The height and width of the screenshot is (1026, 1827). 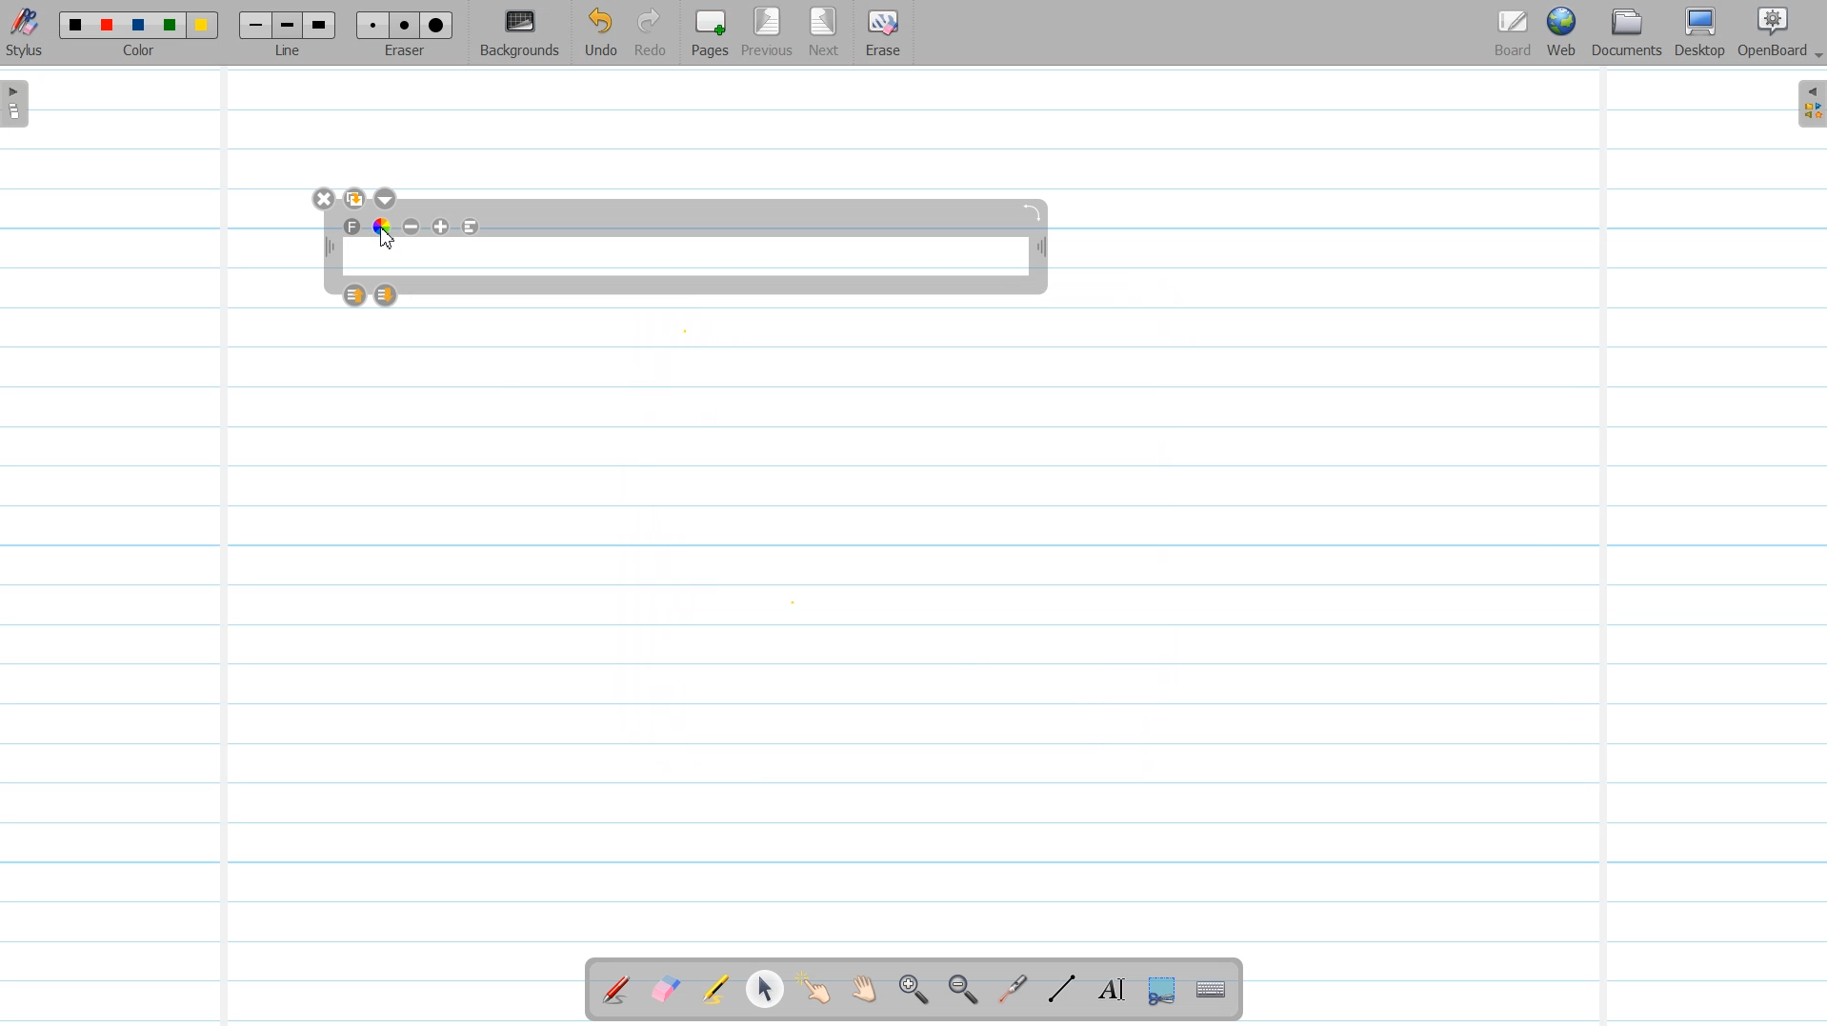 What do you see at coordinates (442, 227) in the screenshot?
I see `Maximize Text` at bounding box center [442, 227].